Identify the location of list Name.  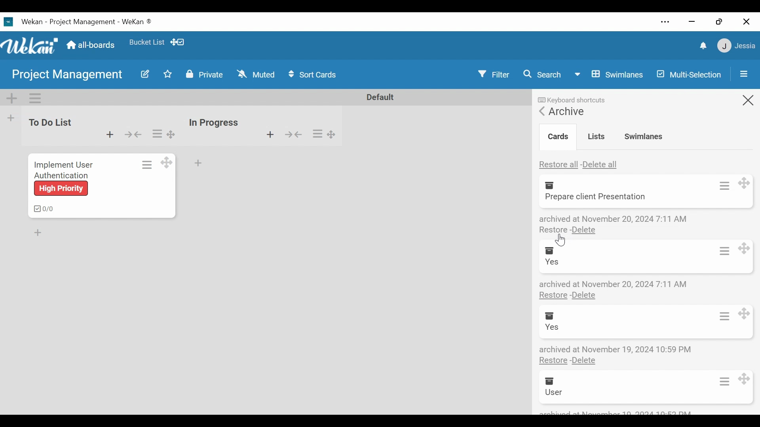
(213, 123).